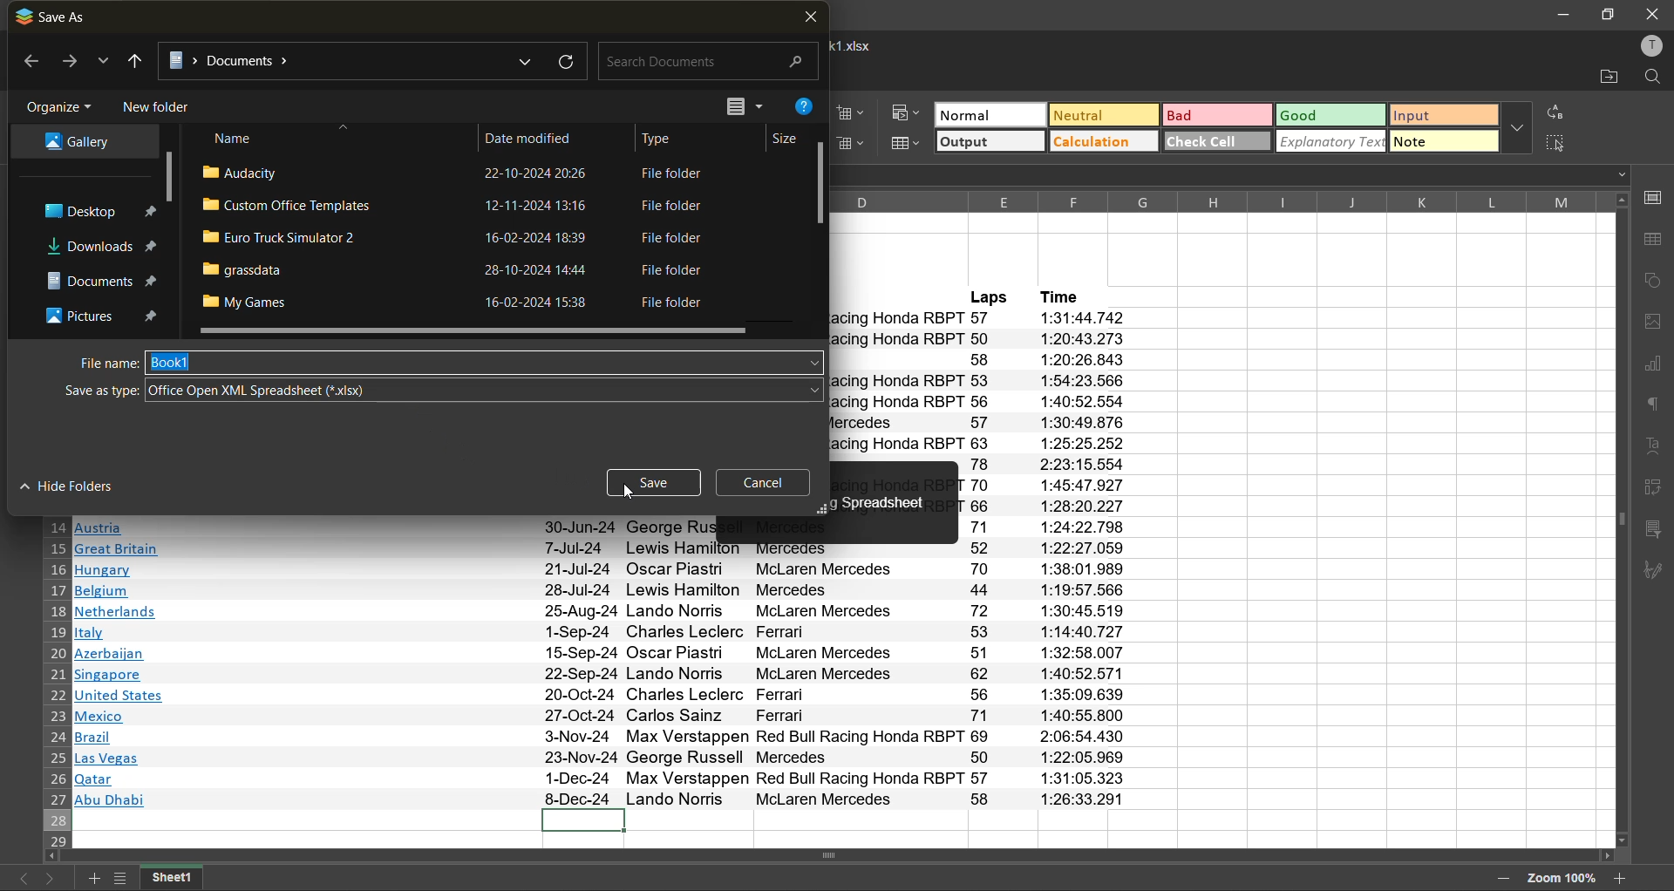  What do you see at coordinates (51, 879) in the screenshot?
I see `next` at bounding box center [51, 879].